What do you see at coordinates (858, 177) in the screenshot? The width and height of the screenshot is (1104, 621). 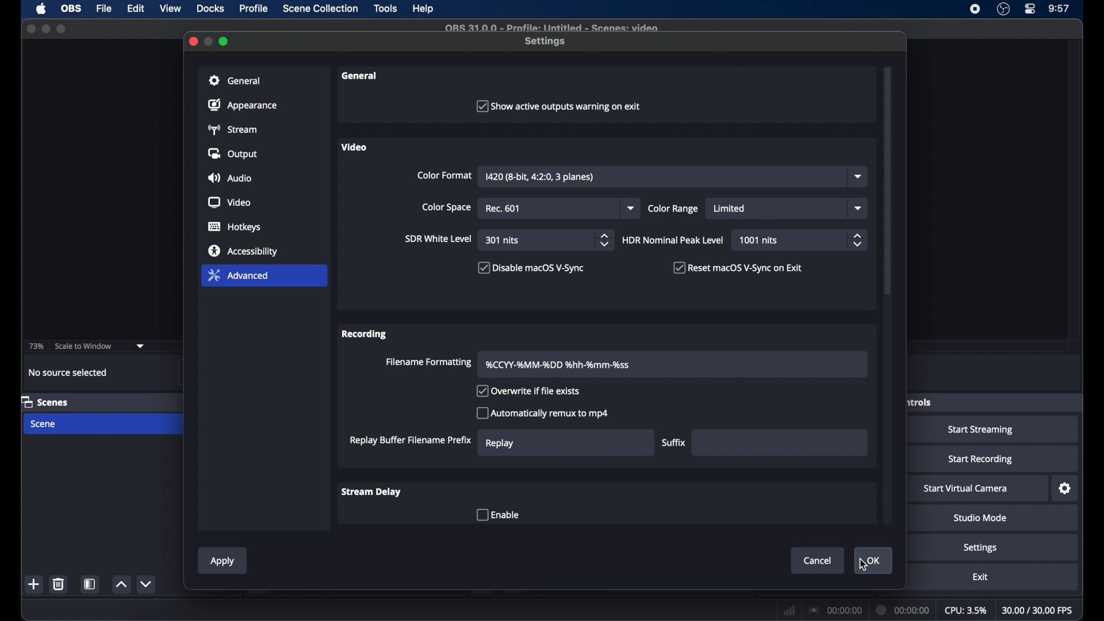 I see `dropdown` at bounding box center [858, 177].